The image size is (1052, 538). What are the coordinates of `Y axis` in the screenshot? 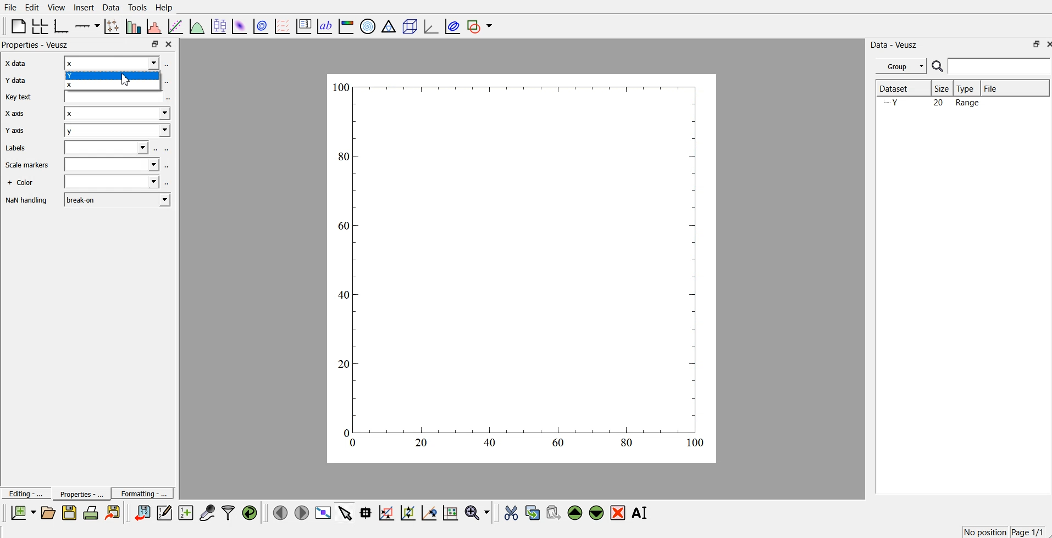 It's located at (18, 132).